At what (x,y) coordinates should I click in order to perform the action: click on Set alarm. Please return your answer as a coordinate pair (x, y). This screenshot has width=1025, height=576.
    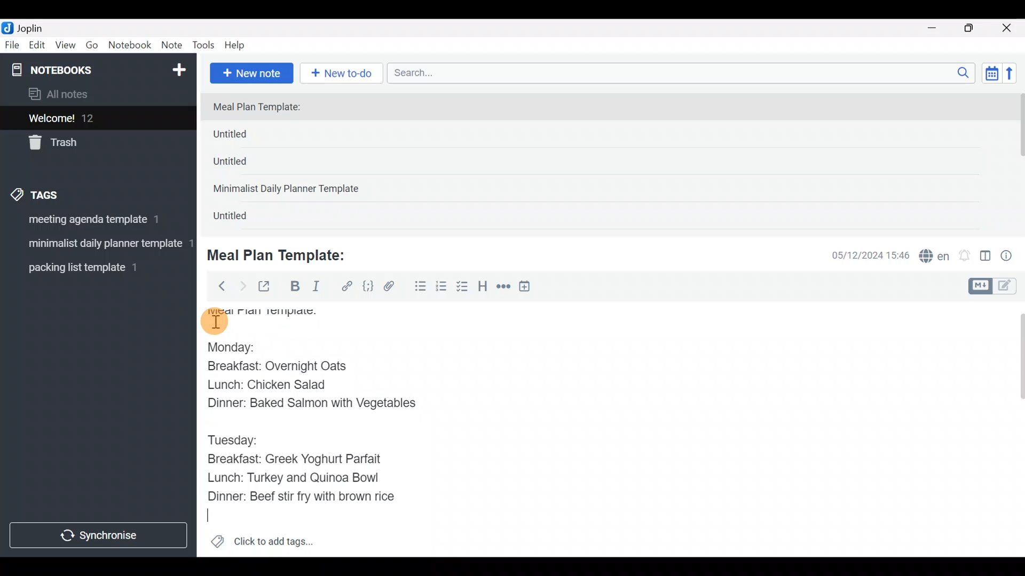
    Looking at the image, I should click on (965, 257).